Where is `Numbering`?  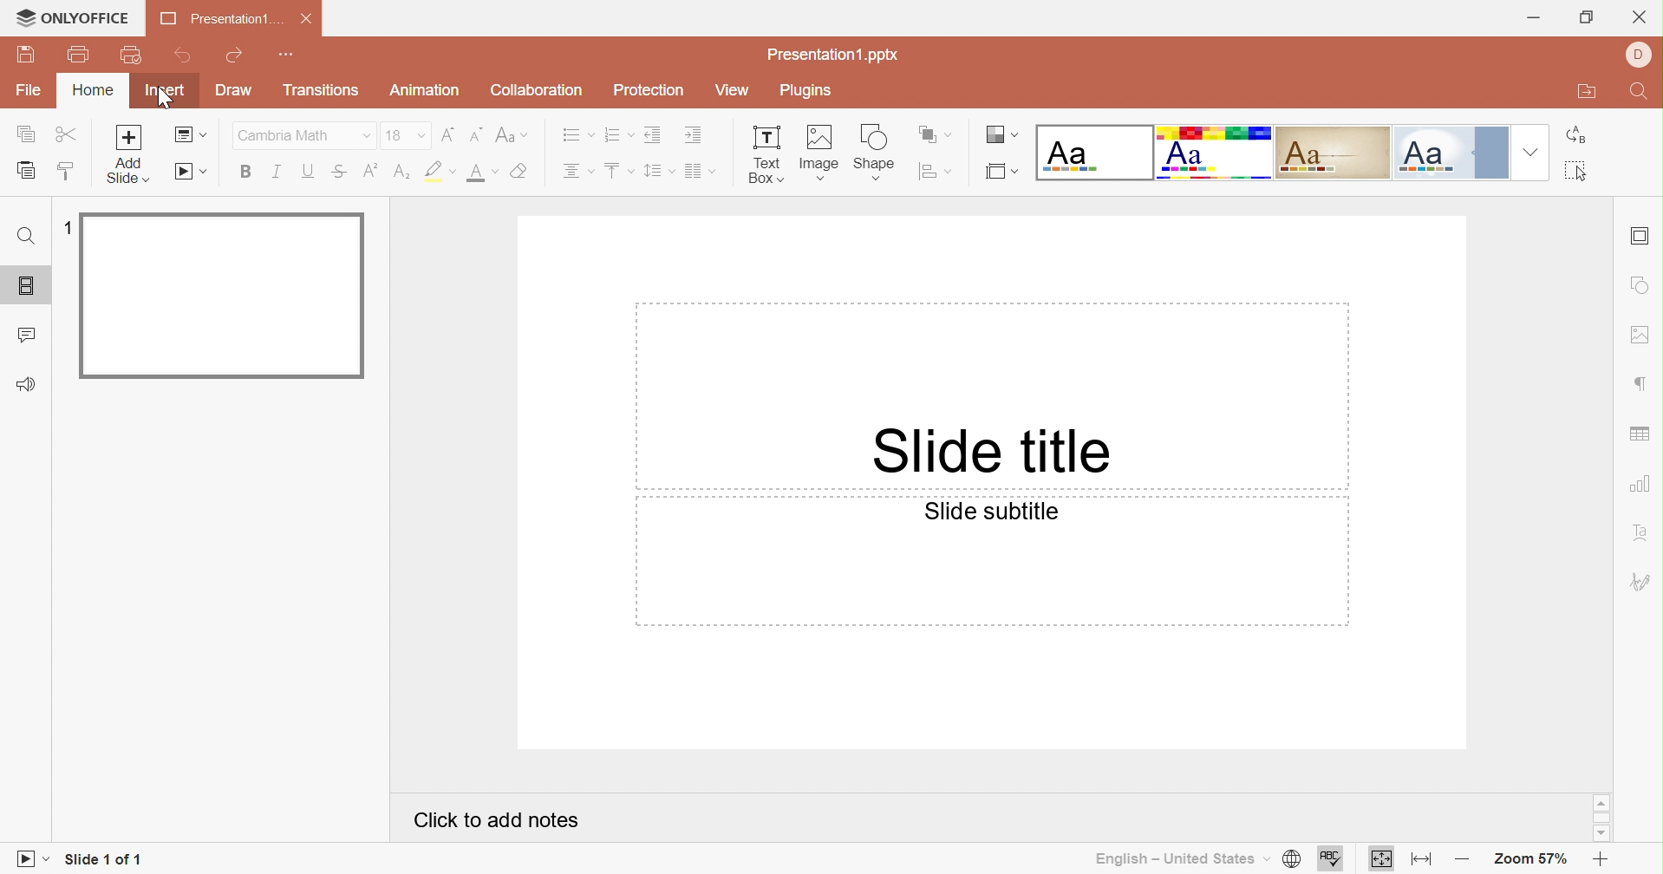 Numbering is located at coordinates (618, 134).